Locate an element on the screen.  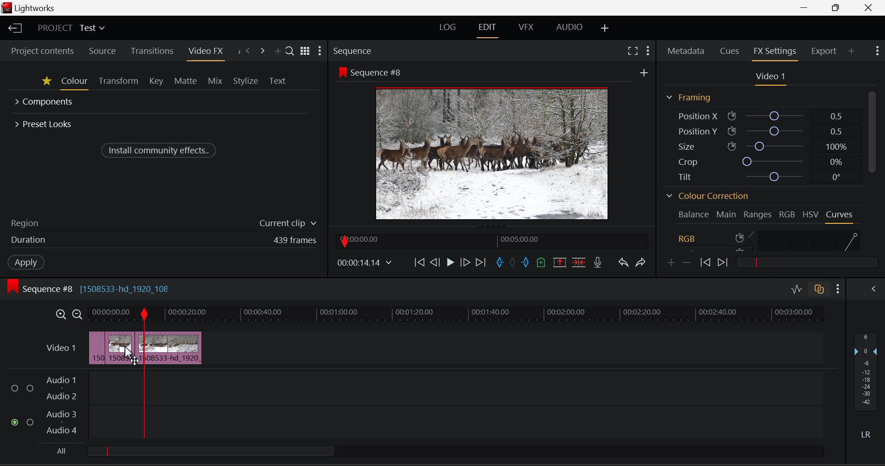
Region is located at coordinates (163, 222).